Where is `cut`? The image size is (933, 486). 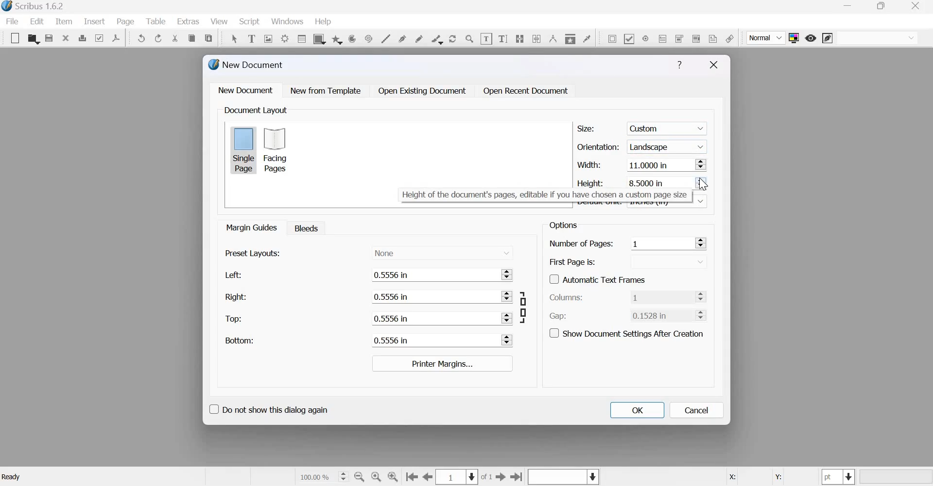
cut is located at coordinates (175, 38).